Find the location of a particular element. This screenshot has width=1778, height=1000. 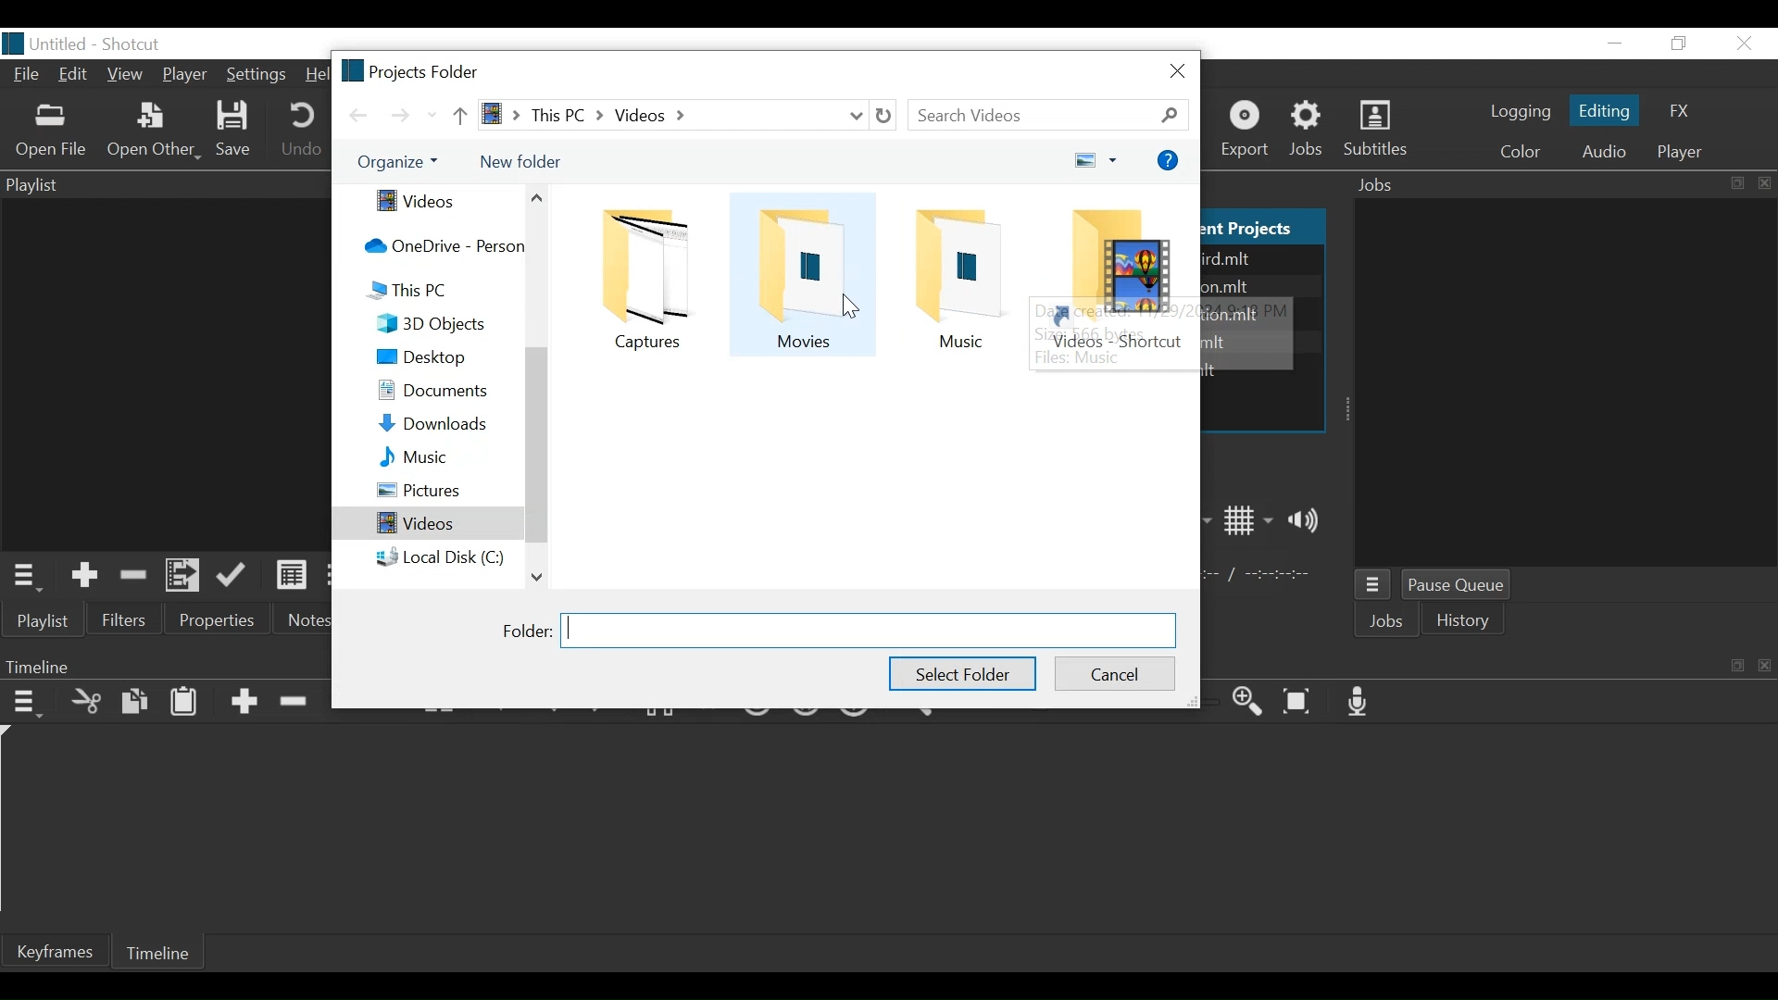

Timeline Panel is located at coordinates (1498, 663).